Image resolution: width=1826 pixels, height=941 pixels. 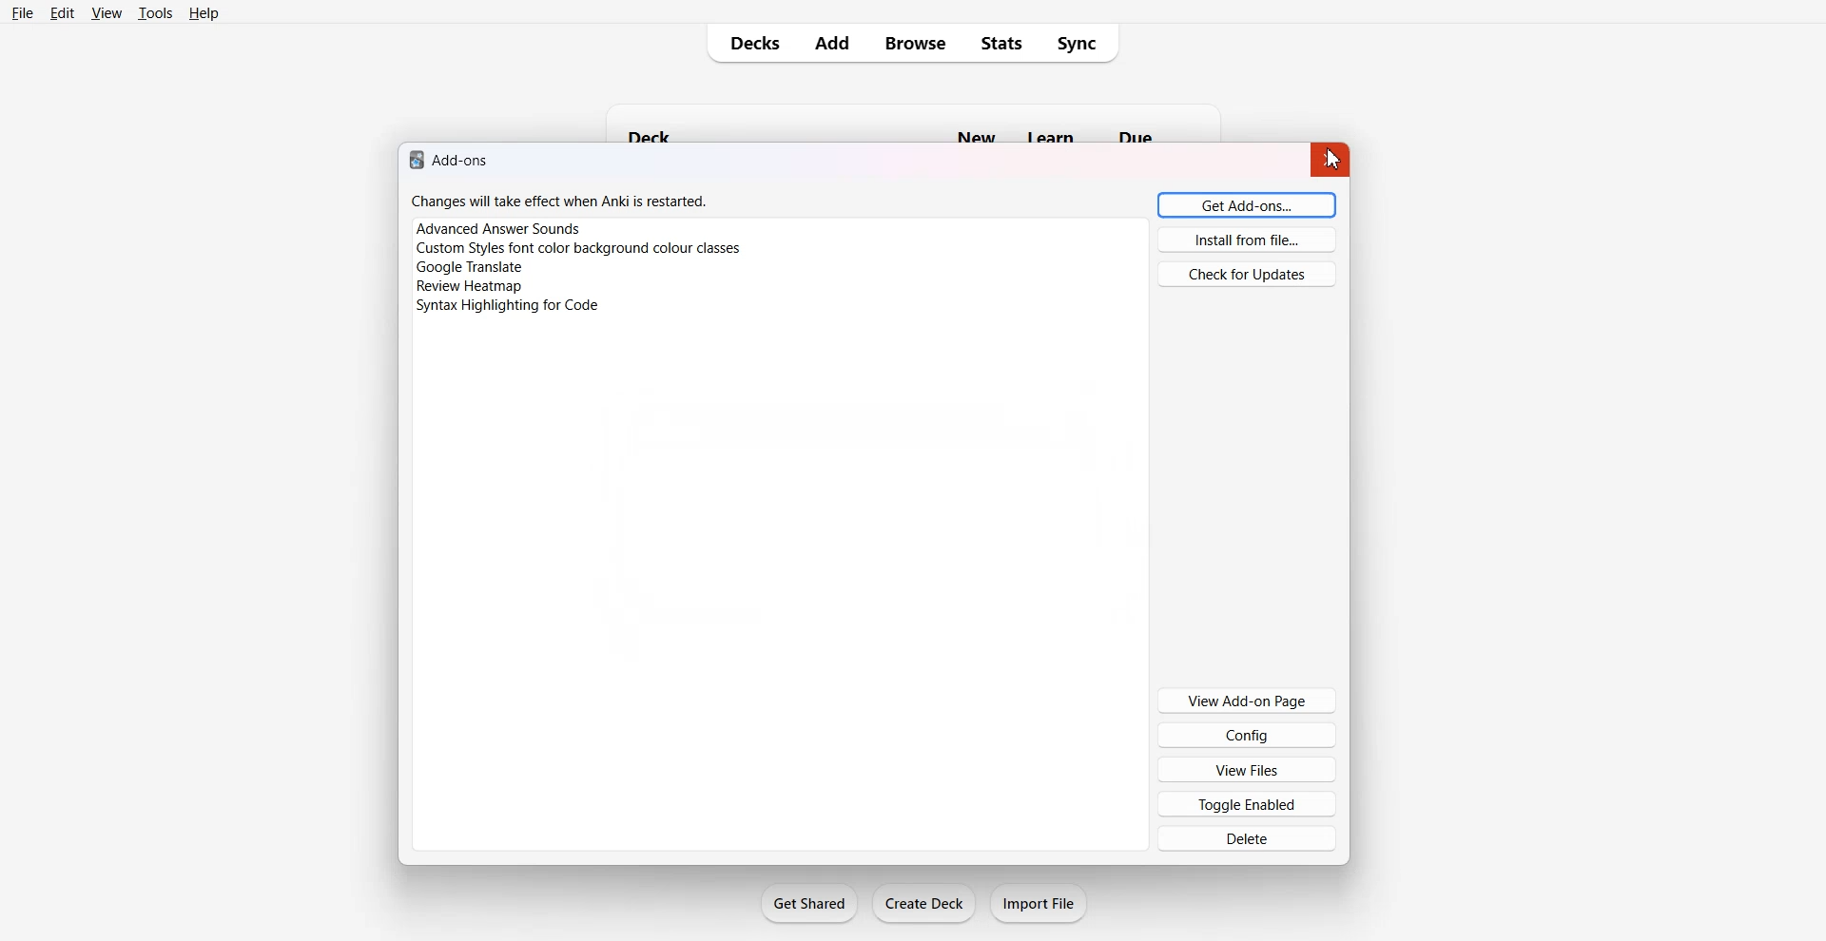 I want to click on custom styles font color background colour classes, so click(x=580, y=248).